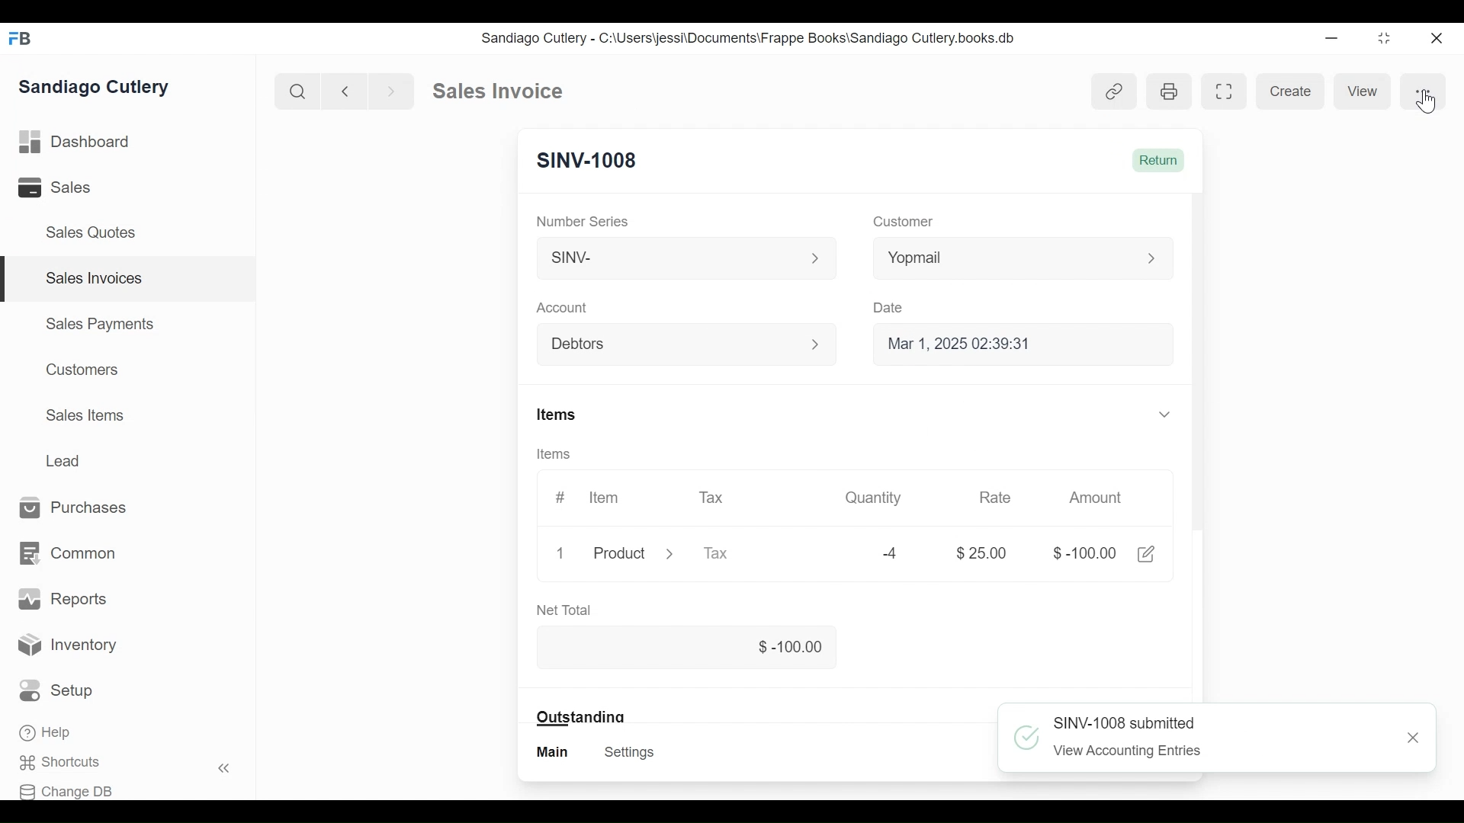  What do you see at coordinates (560, 553) in the screenshot?
I see `1` at bounding box center [560, 553].